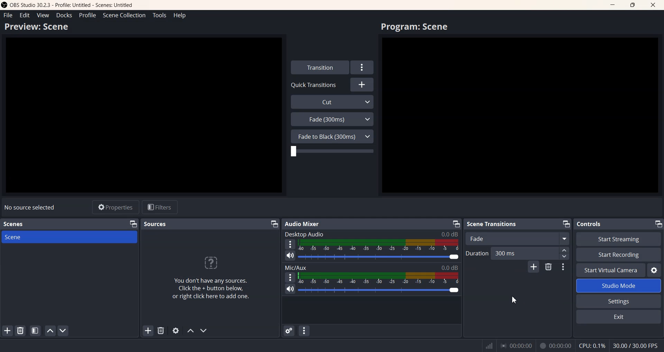 Image resolution: width=664 pixels, height=352 pixels. What do you see at coordinates (271, 225) in the screenshot?
I see `Minimize` at bounding box center [271, 225].